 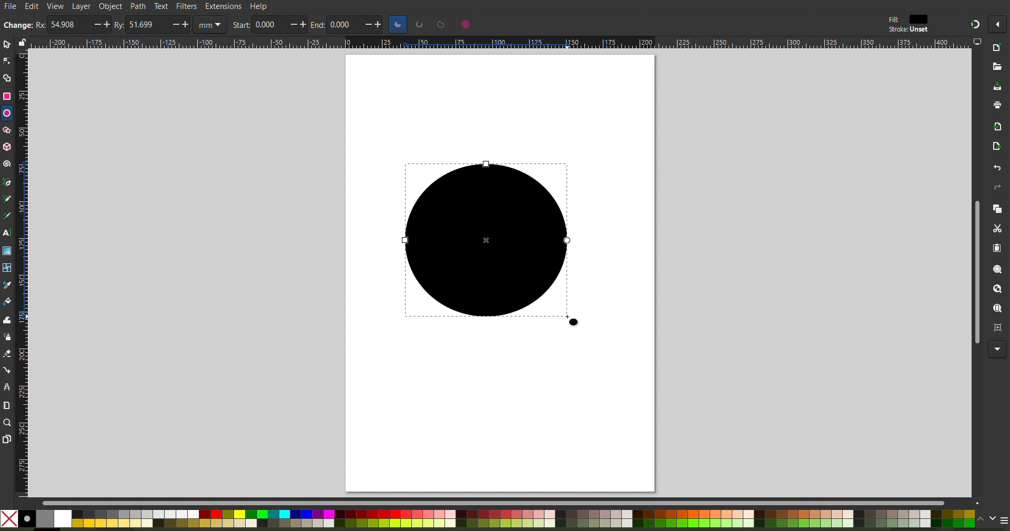 What do you see at coordinates (69, 25) in the screenshot?
I see `54` at bounding box center [69, 25].